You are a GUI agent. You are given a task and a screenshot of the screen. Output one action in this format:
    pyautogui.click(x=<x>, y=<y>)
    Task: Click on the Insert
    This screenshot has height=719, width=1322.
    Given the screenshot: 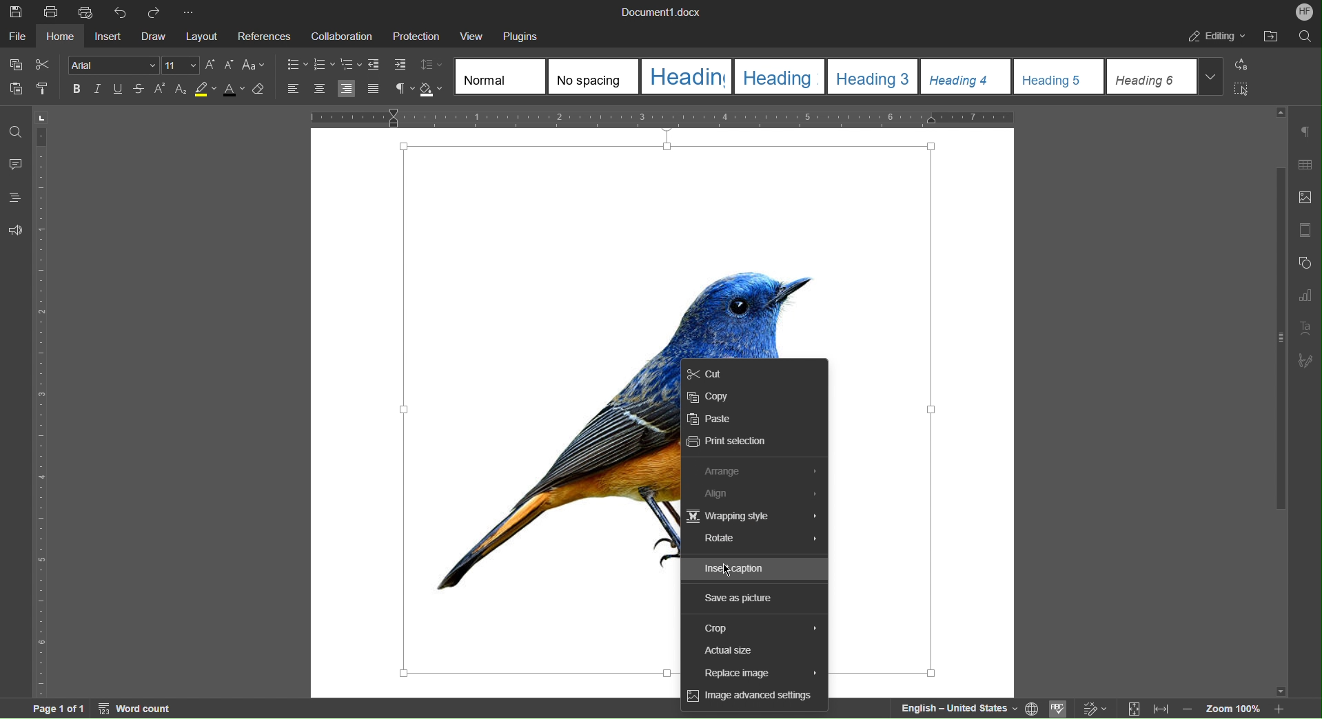 What is the action you would take?
    pyautogui.click(x=105, y=38)
    